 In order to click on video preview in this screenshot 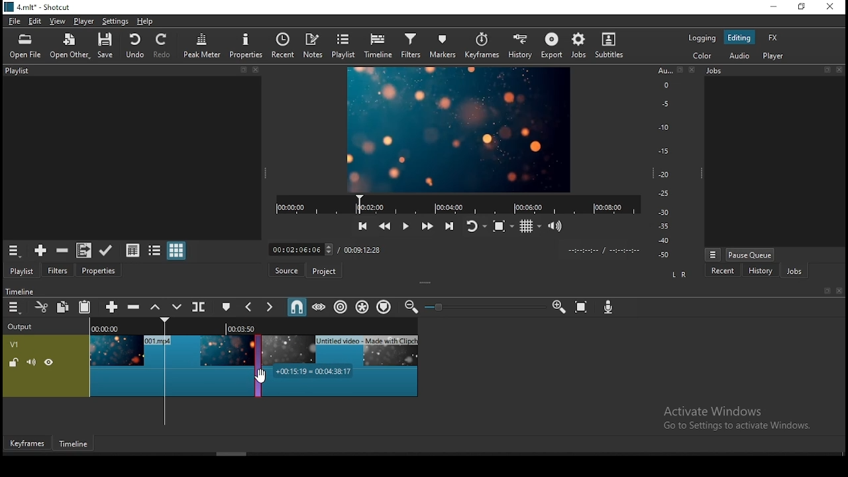, I will do `click(458, 129)`.